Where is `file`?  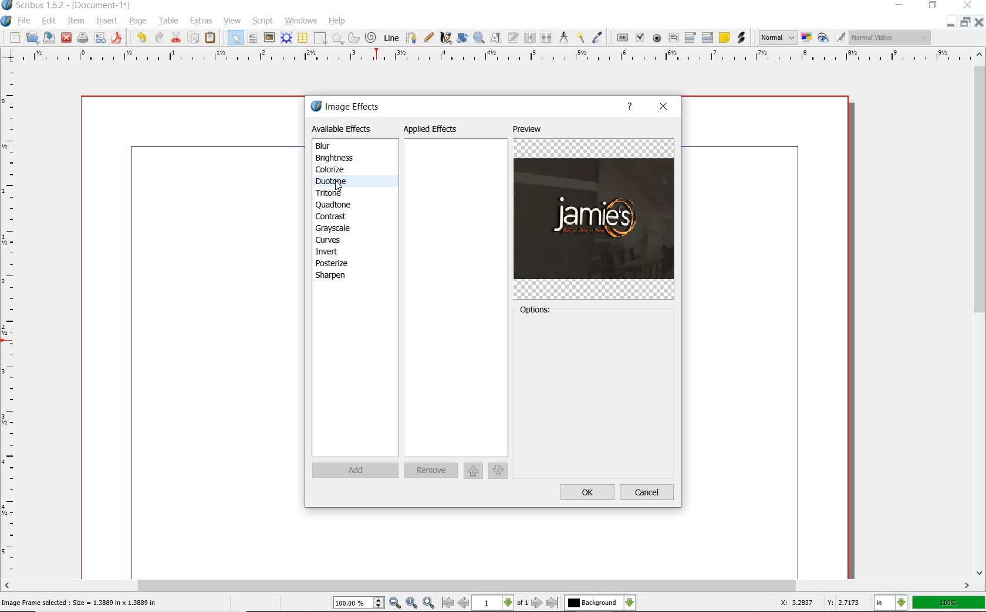 file is located at coordinates (25, 21).